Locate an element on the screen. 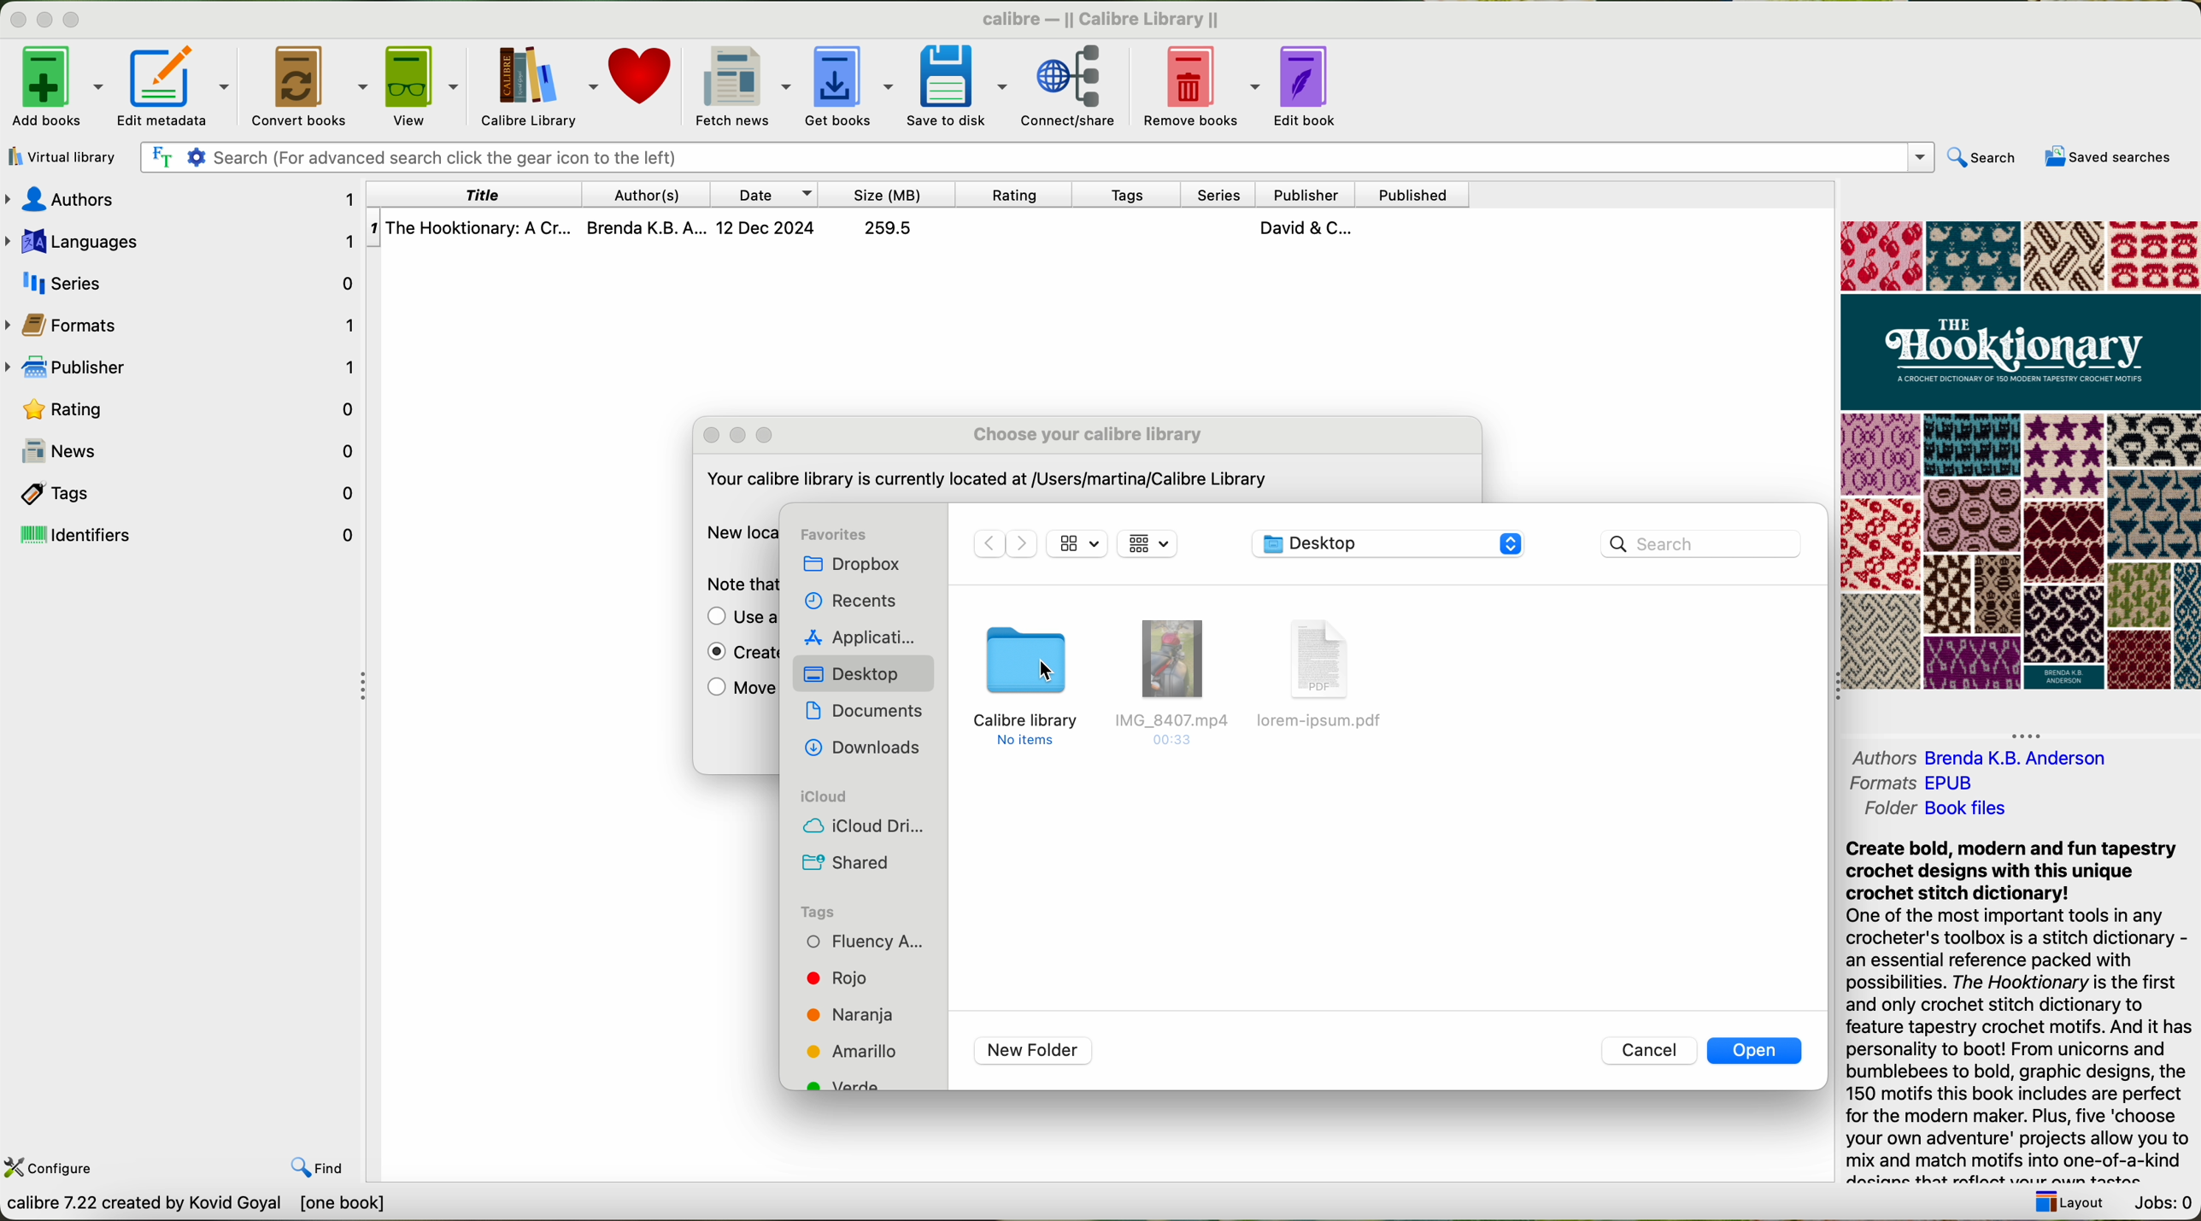 The image size is (2201, 1221). recents is located at coordinates (853, 599).